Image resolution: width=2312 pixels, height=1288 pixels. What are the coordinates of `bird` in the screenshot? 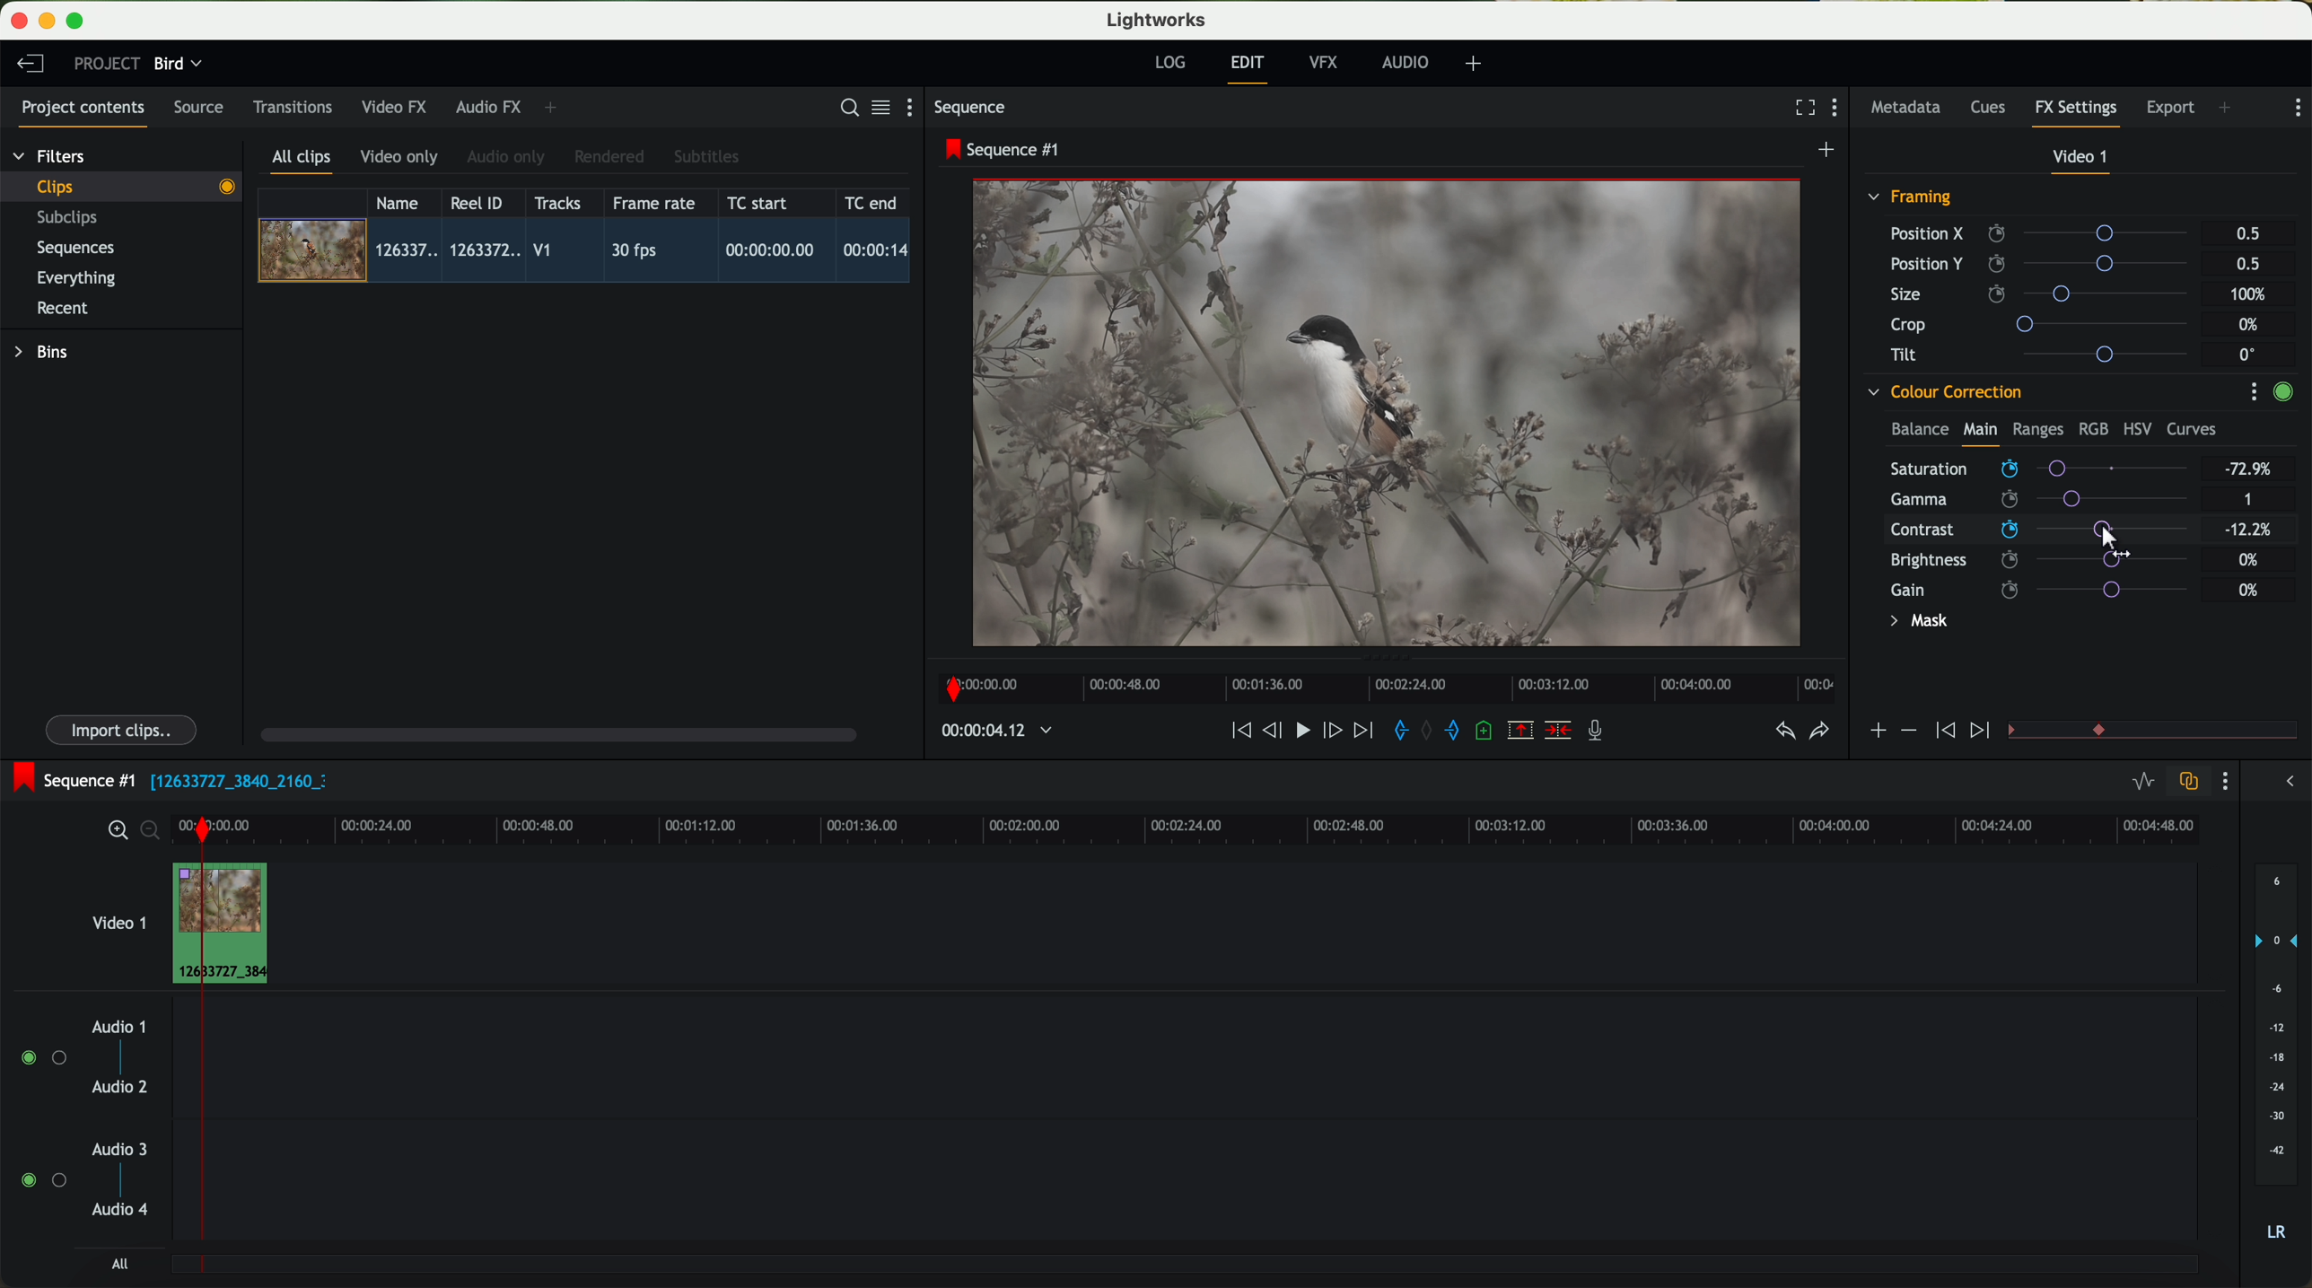 It's located at (178, 65).